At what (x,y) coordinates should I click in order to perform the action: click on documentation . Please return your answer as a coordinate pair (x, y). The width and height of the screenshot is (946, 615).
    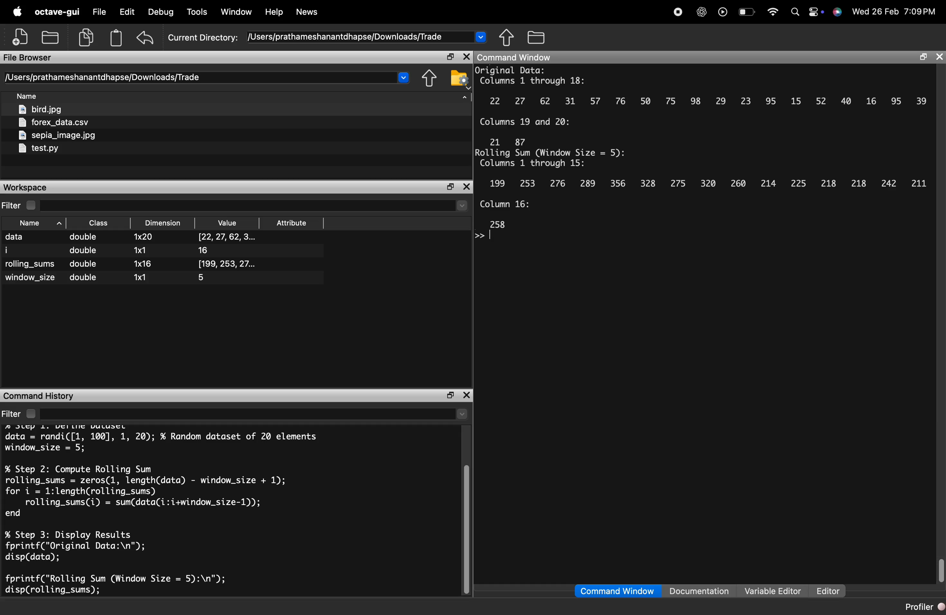
    Looking at the image, I should click on (700, 590).